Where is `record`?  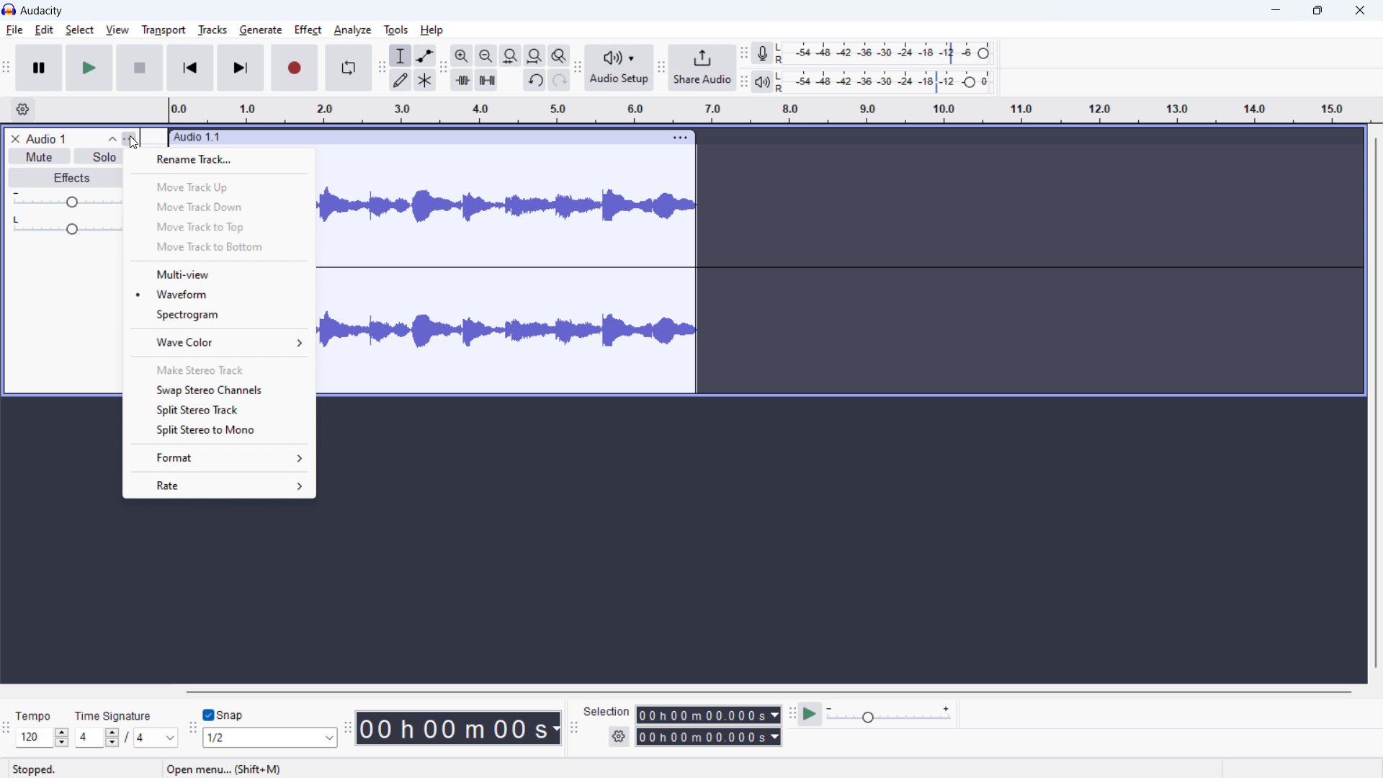 record is located at coordinates (294, 67).